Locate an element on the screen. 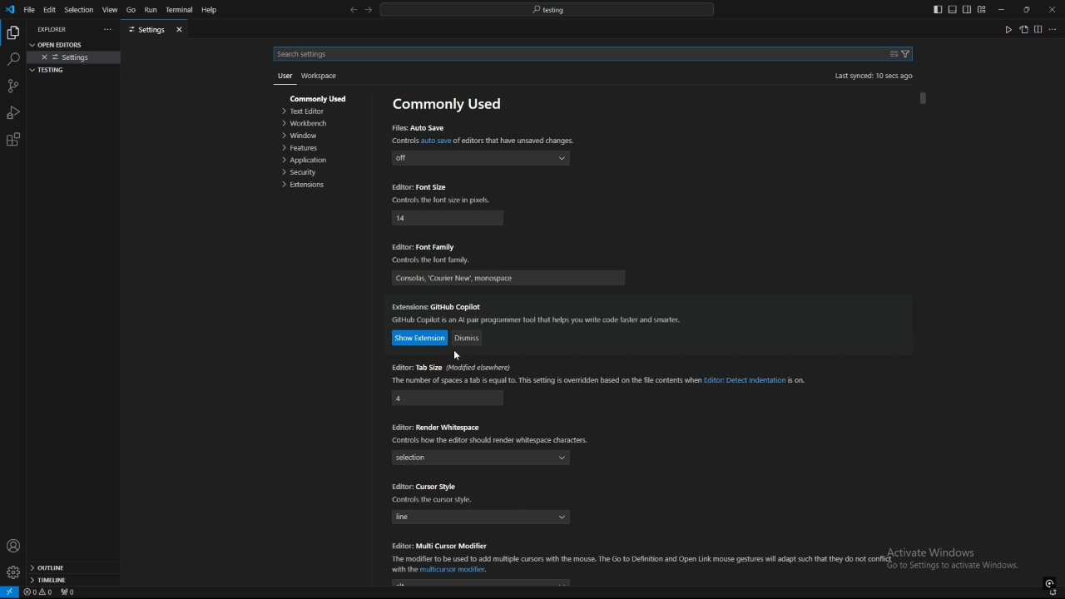 This screenshot has height=599, width=1065. info is located at coordinates (598, 381).